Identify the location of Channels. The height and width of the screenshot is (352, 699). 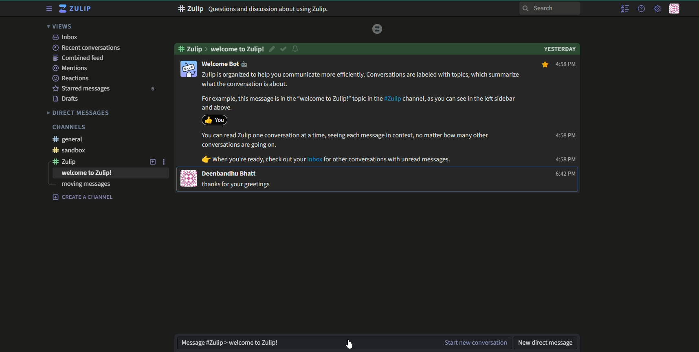
(68, 127).